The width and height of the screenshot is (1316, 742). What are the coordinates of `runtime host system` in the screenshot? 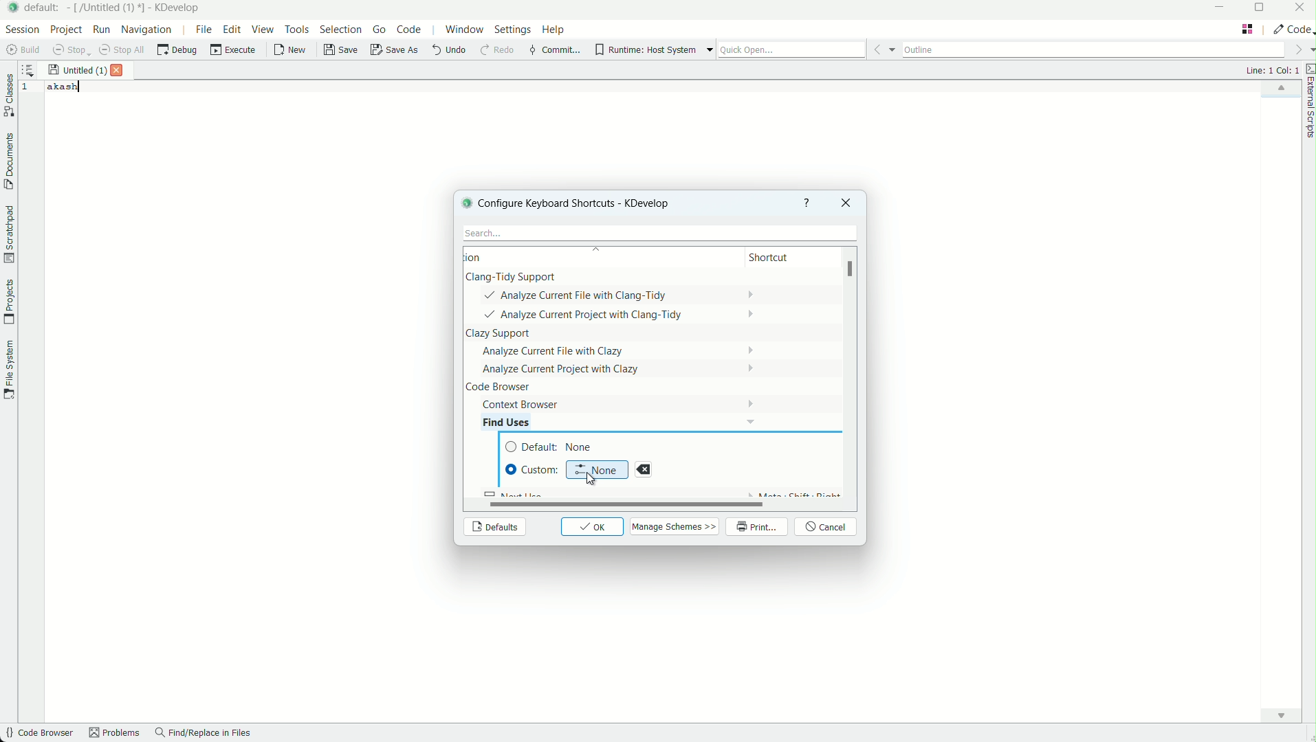 It's located at (646, 50).